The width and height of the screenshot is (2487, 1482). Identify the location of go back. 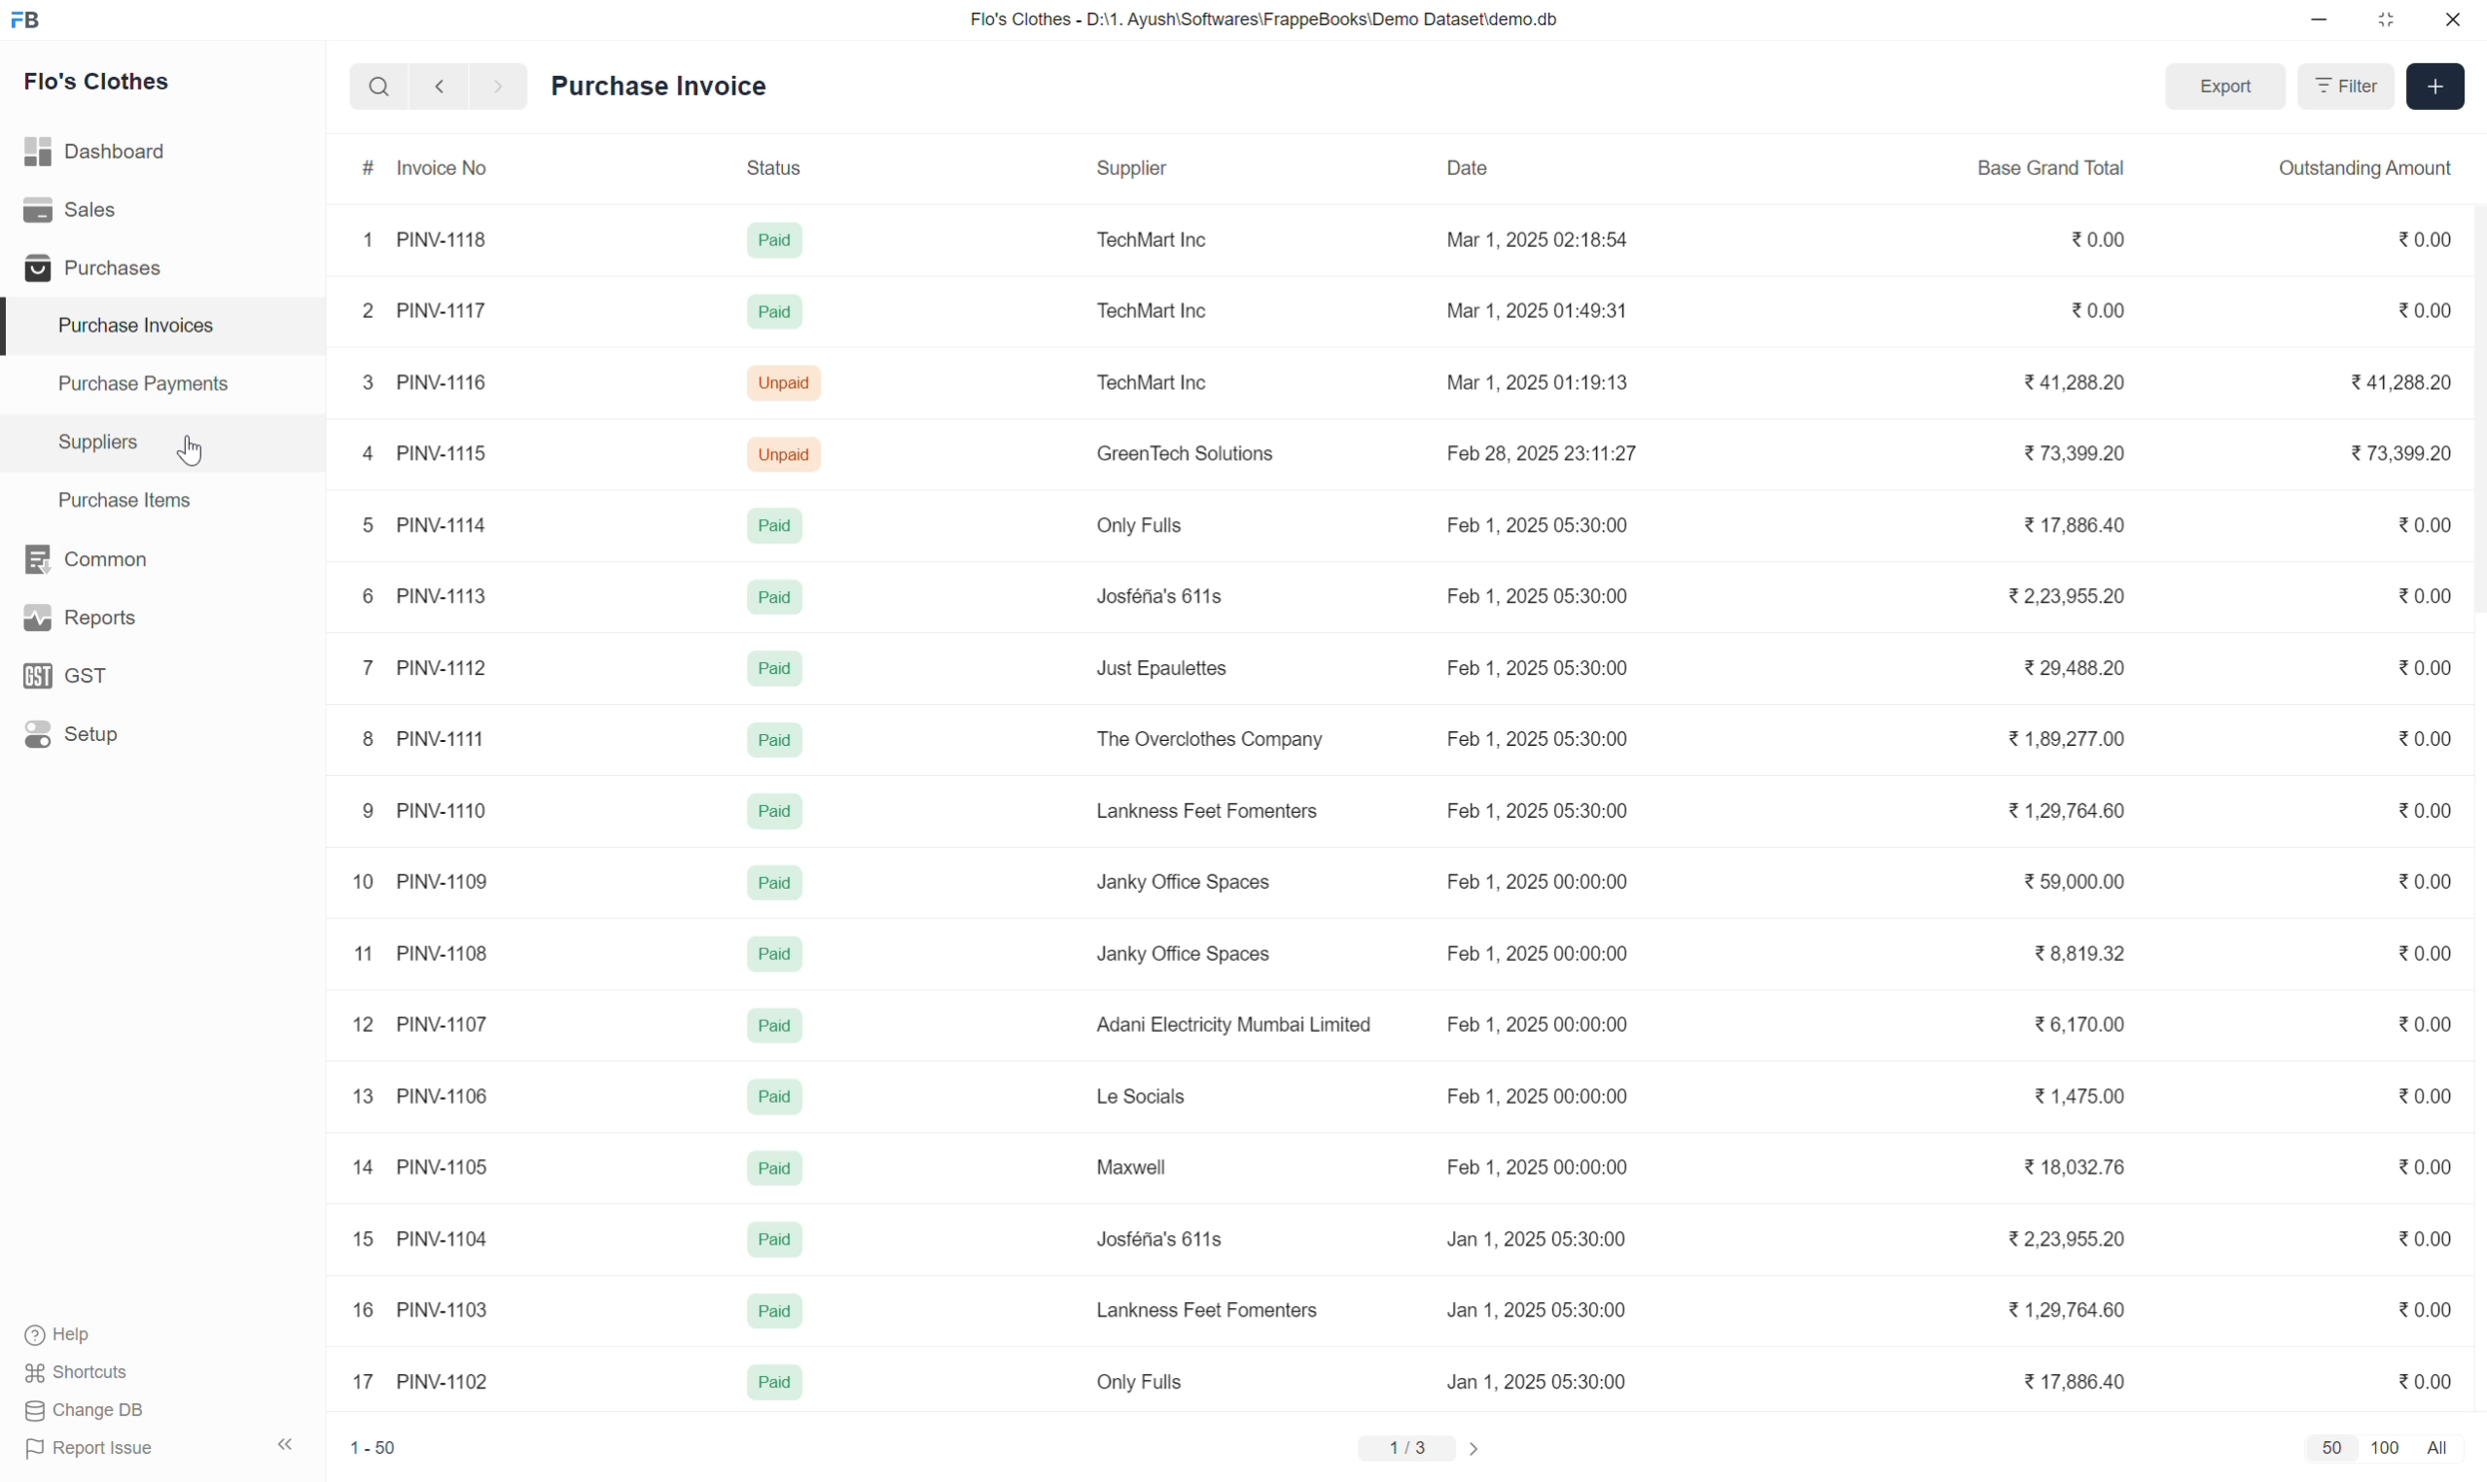
(432, 85).